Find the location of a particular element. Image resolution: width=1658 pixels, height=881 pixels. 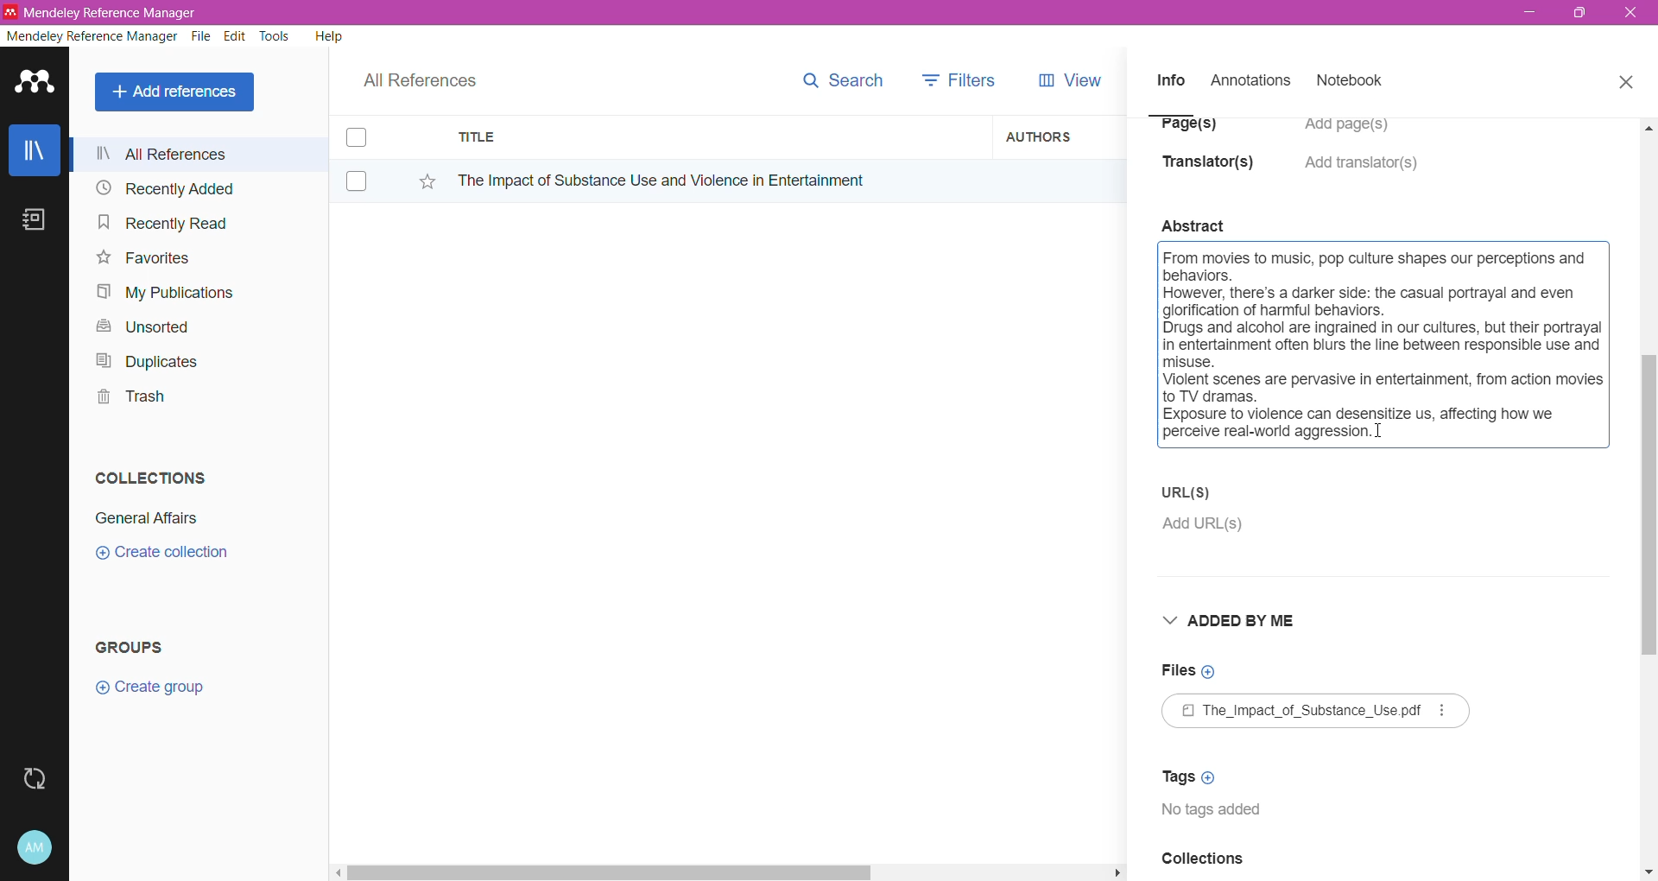

Tools is located at coordinates (275, 36).